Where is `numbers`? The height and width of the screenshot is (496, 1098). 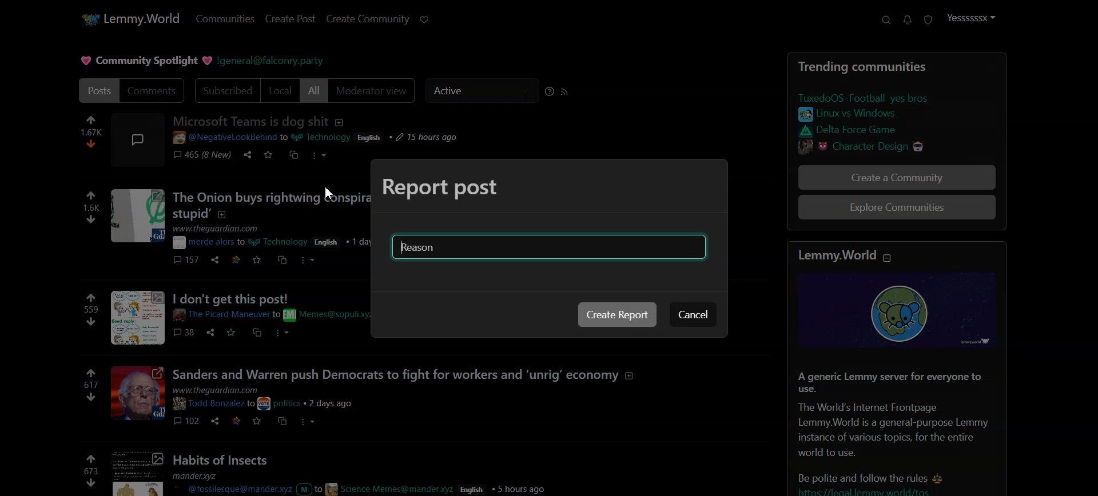 numbers is located at coordinates (92, 385).